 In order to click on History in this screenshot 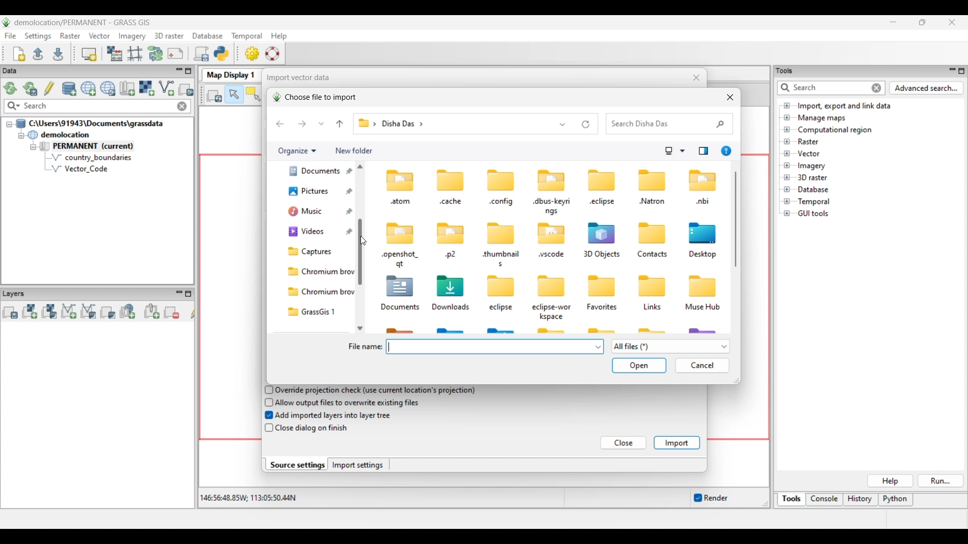, I will do `click(861, 500)`.